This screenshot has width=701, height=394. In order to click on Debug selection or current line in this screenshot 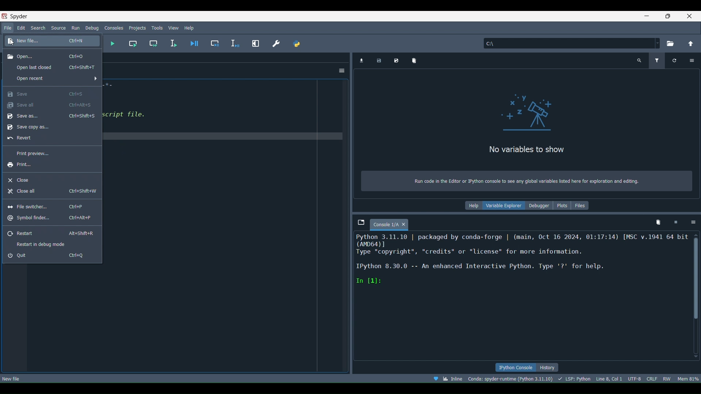, I will do `click(234, 42)`.